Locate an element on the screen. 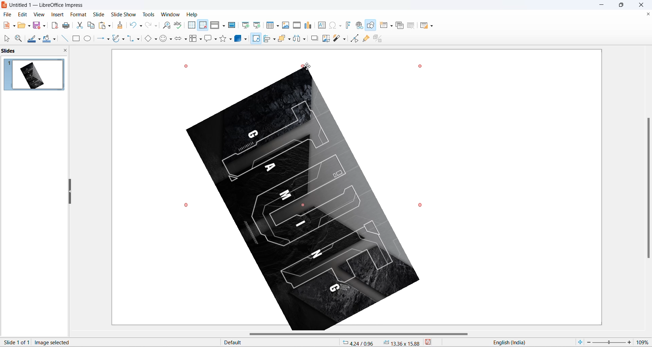 The width and height of the screenshot is (652, 347). distribute object is located at coordinates (306, 40).